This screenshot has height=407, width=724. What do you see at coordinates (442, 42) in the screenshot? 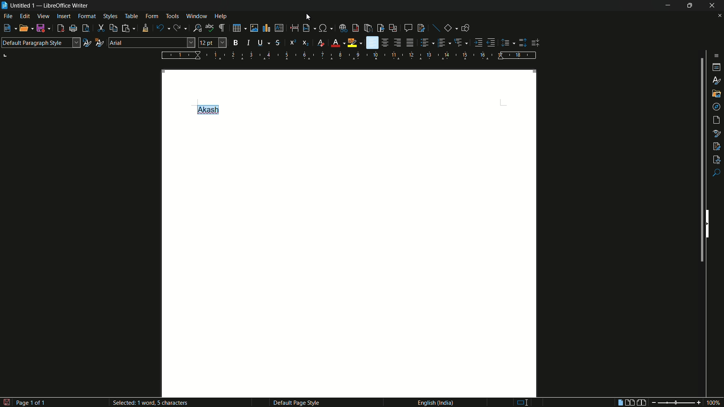
I see `toggle ordered list` at bounding box center [442, 42].